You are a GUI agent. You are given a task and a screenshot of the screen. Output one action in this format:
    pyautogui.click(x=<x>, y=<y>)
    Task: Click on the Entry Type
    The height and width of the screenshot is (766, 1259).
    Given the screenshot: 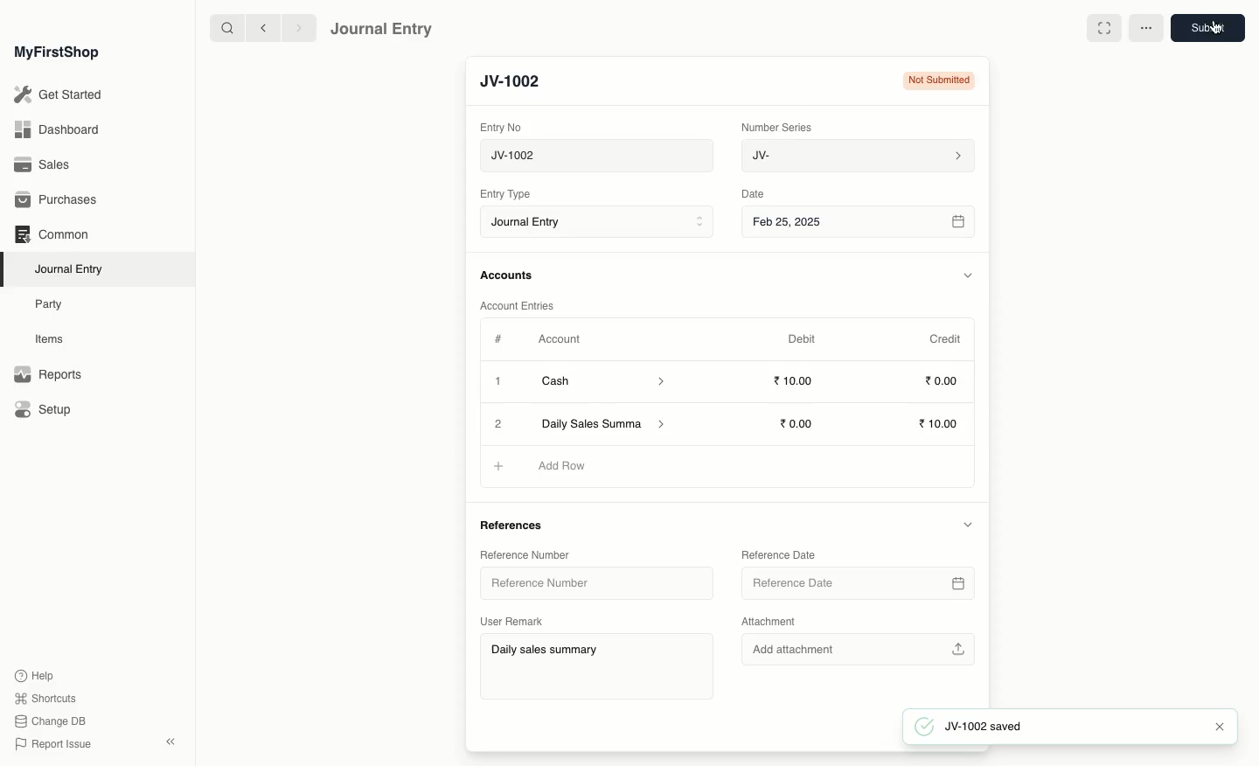 What is the action you would take?
    pyautogui.click(x=511, y=194)
    